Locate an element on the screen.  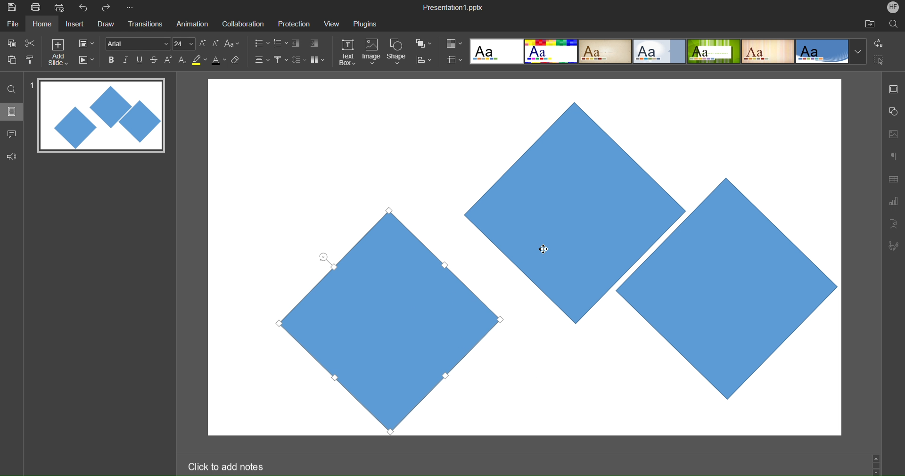
Font Case Settings is located at coordinates (232, 43).